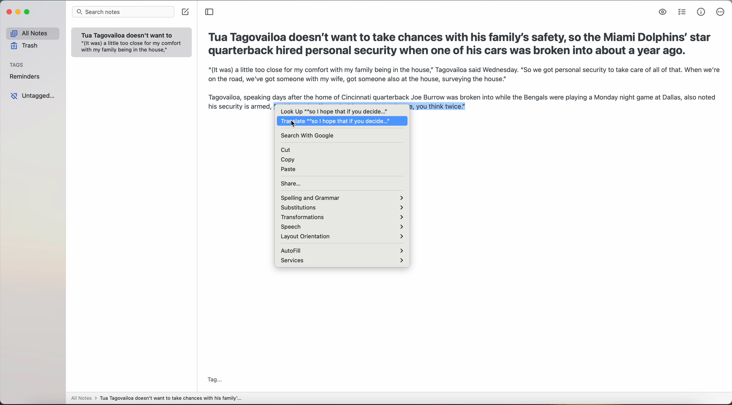 The image size is (732, 405). Describe the element at coordinates (342, 237) in the screenshot. I see `layout orientation` at that location.